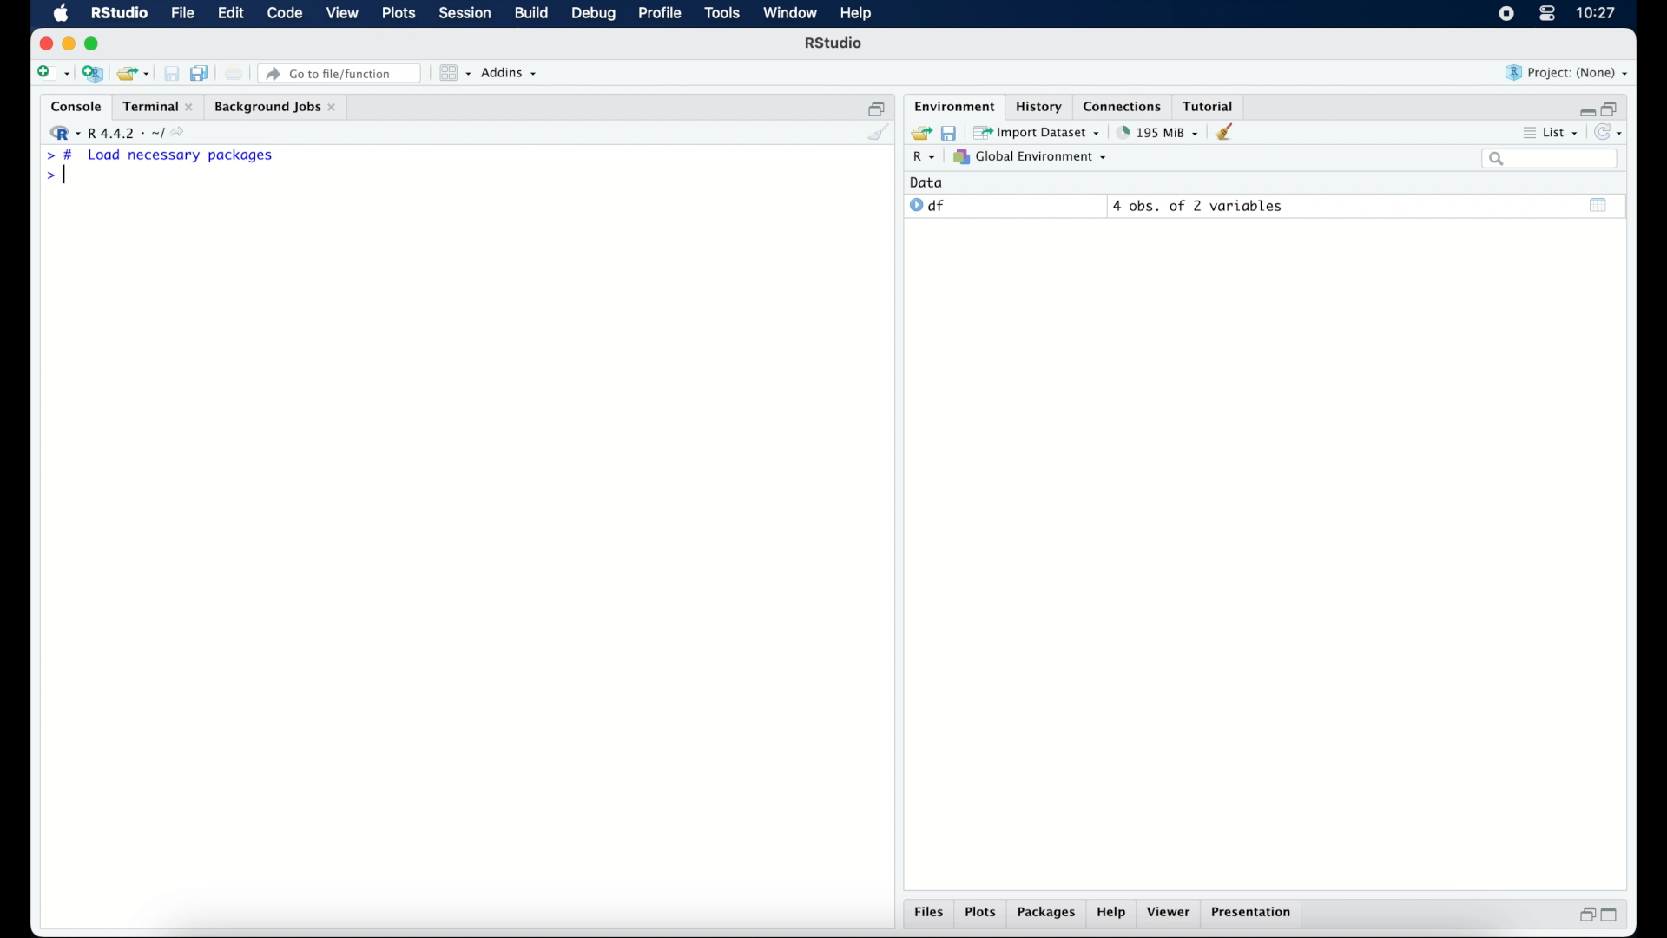  I want to click on Terminal, so click(153, 106).